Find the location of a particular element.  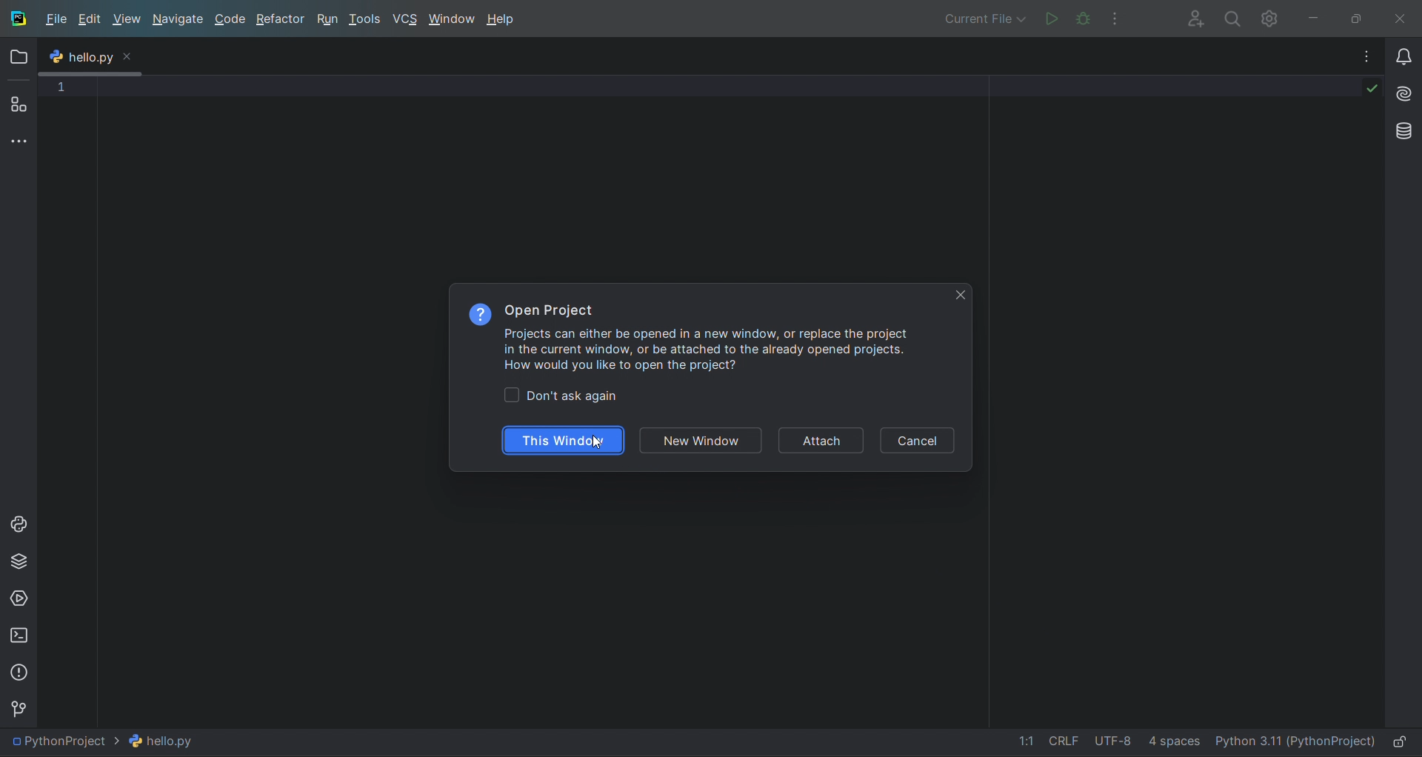

refactor is located at coordinates (281, 19).